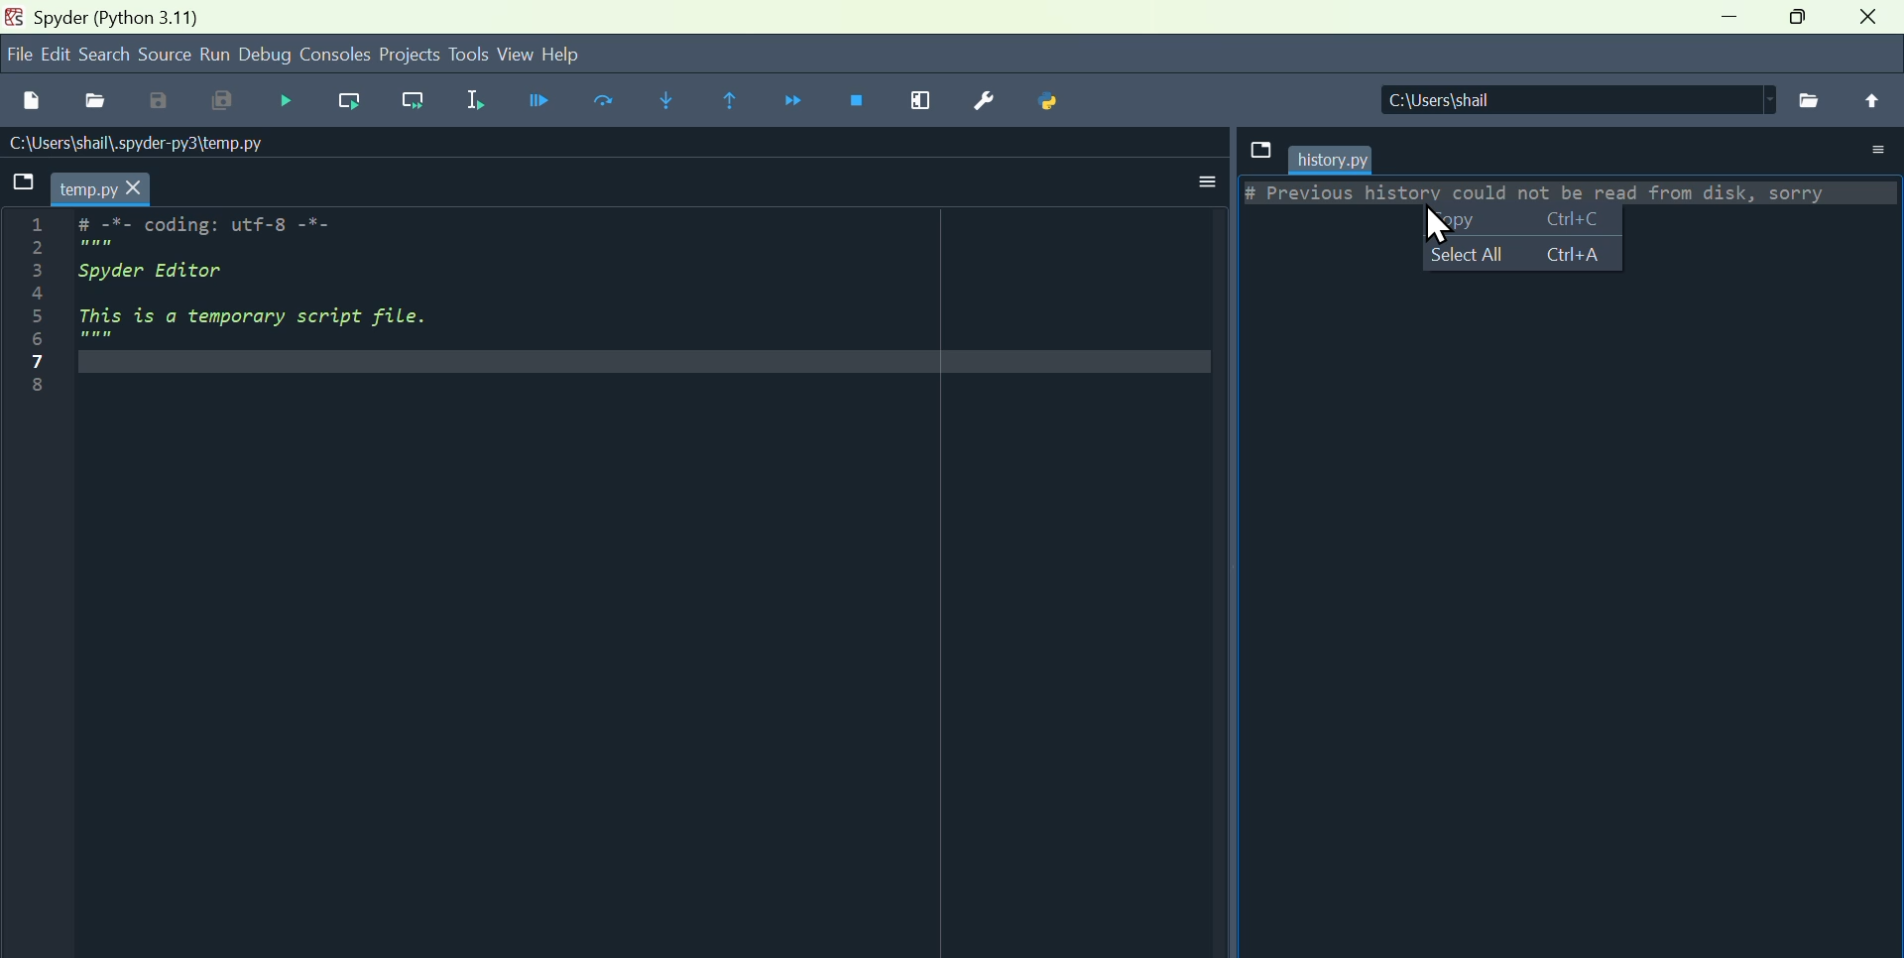 This screenshot has height=958, width=1904. I want to click on Debug file, so click(546, 99).